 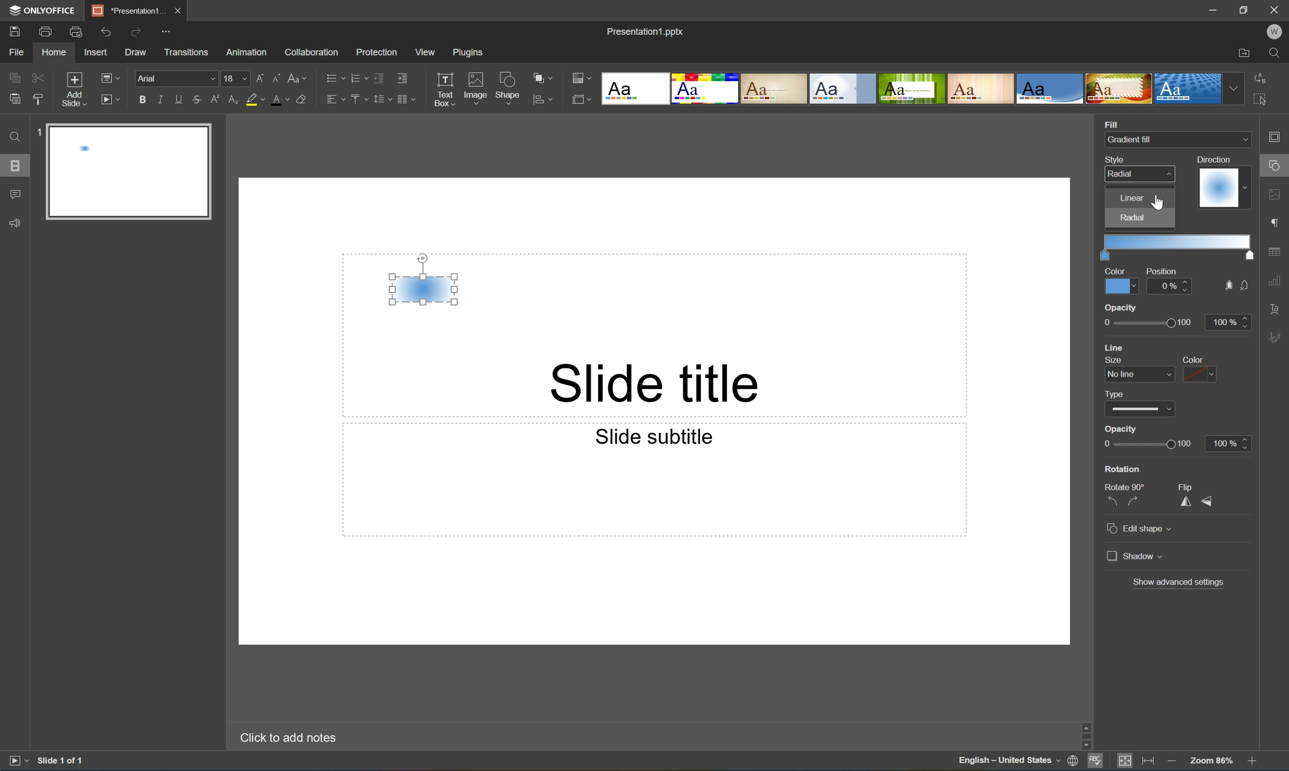 What do you see at coordinates (644, 30) in the screenshot?
I see `Presentation1.pptx` at bounding box center [644, 30].